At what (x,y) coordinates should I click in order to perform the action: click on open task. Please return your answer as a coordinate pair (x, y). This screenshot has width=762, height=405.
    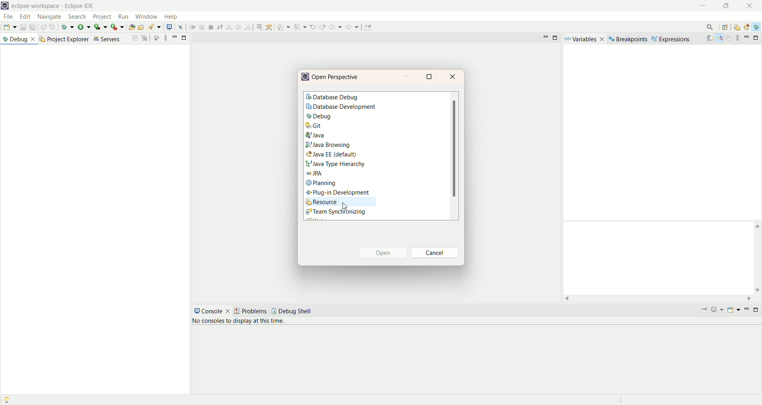
    Looking at the image, I should click on (176, 27).